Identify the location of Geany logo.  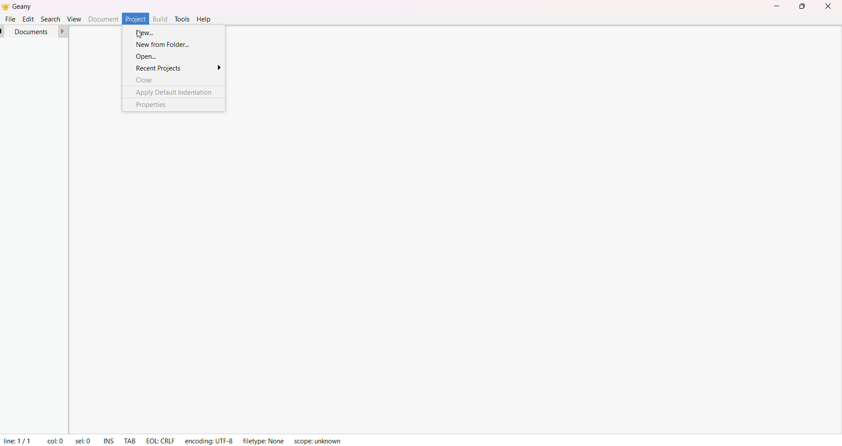
(5, 6).